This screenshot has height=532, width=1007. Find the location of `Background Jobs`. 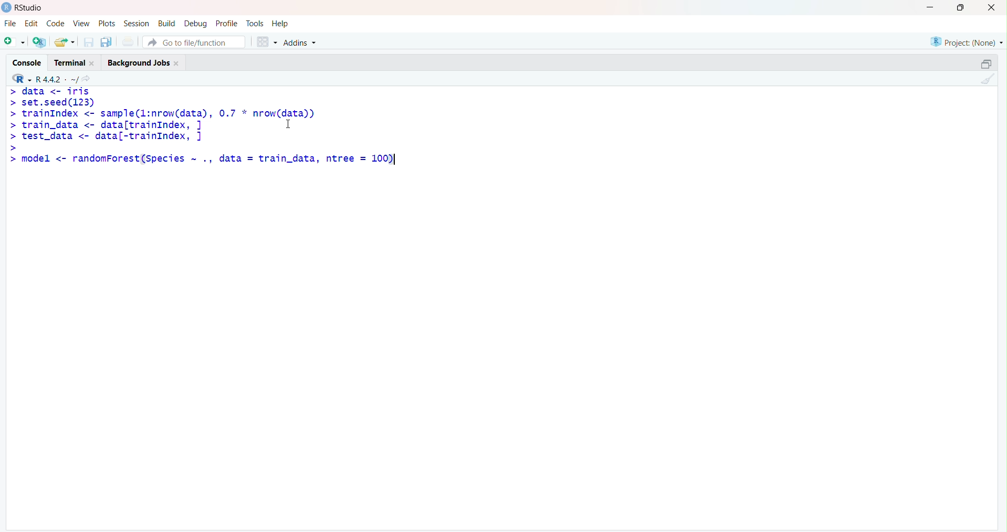

Background Jobs is located at coordinates (143, 62).